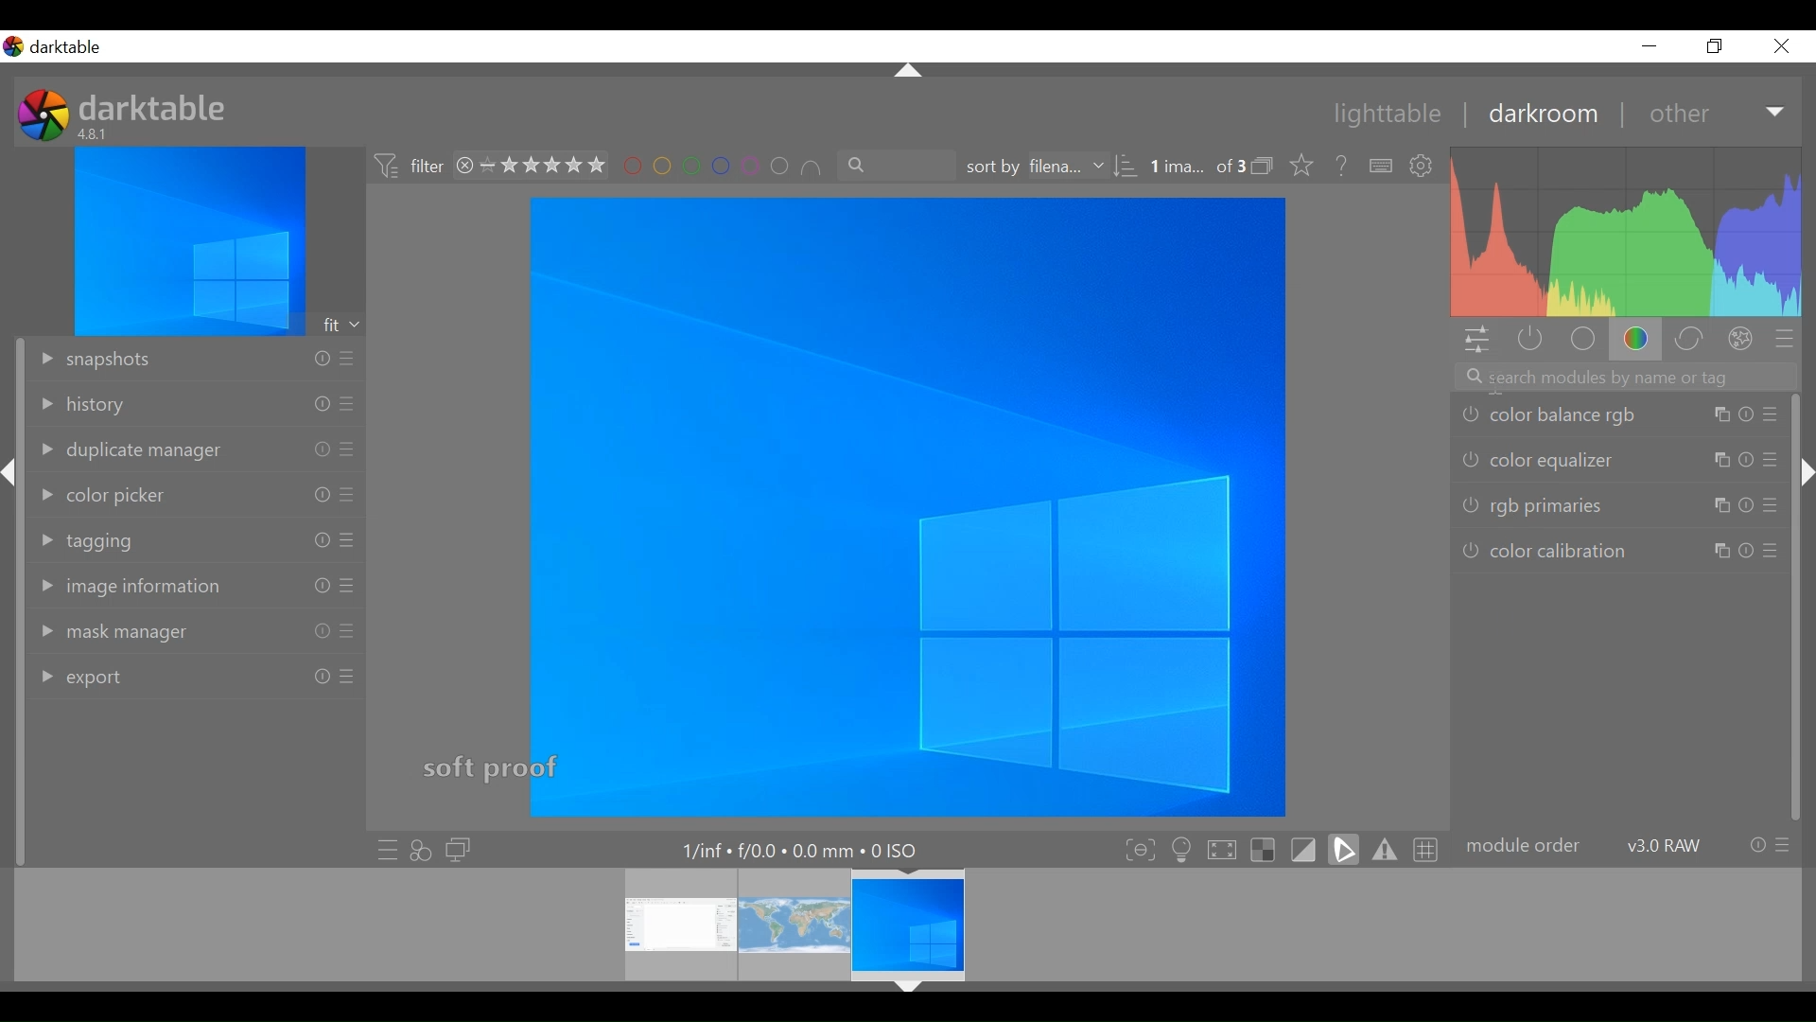 The height and width of the screenshot is (1022, 1816). I want to click on Cursor, so click(1496, 383).